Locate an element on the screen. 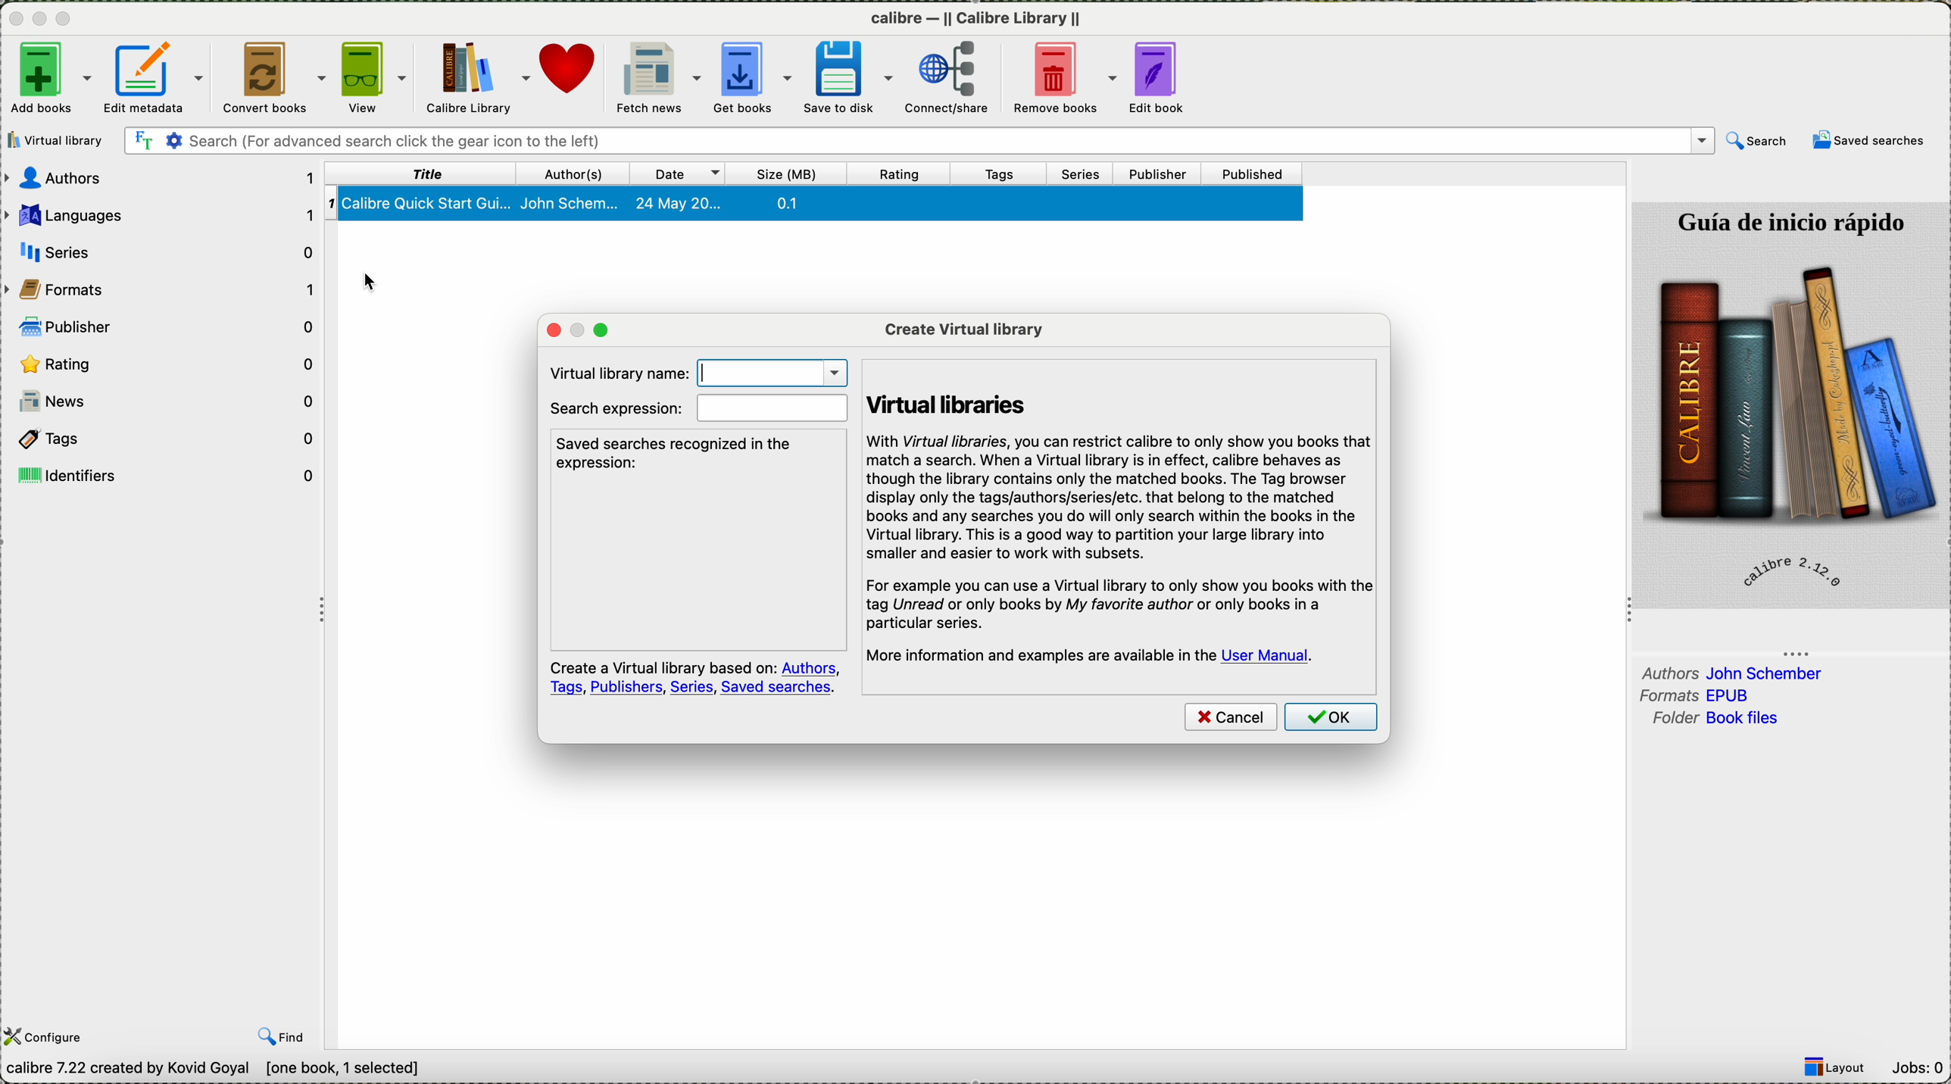 The width and height of the screenshot is (1951, 1084). pointer is located at coordinates (382, 273).